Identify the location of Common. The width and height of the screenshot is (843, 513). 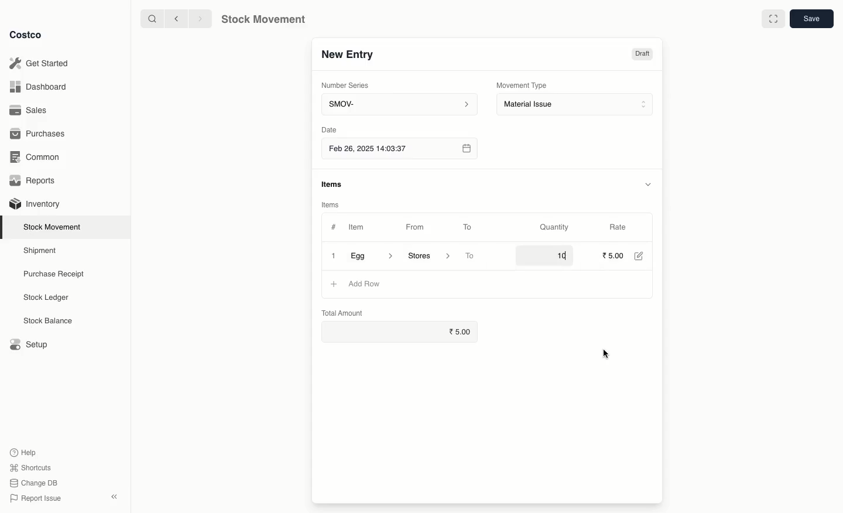
(38, 158).